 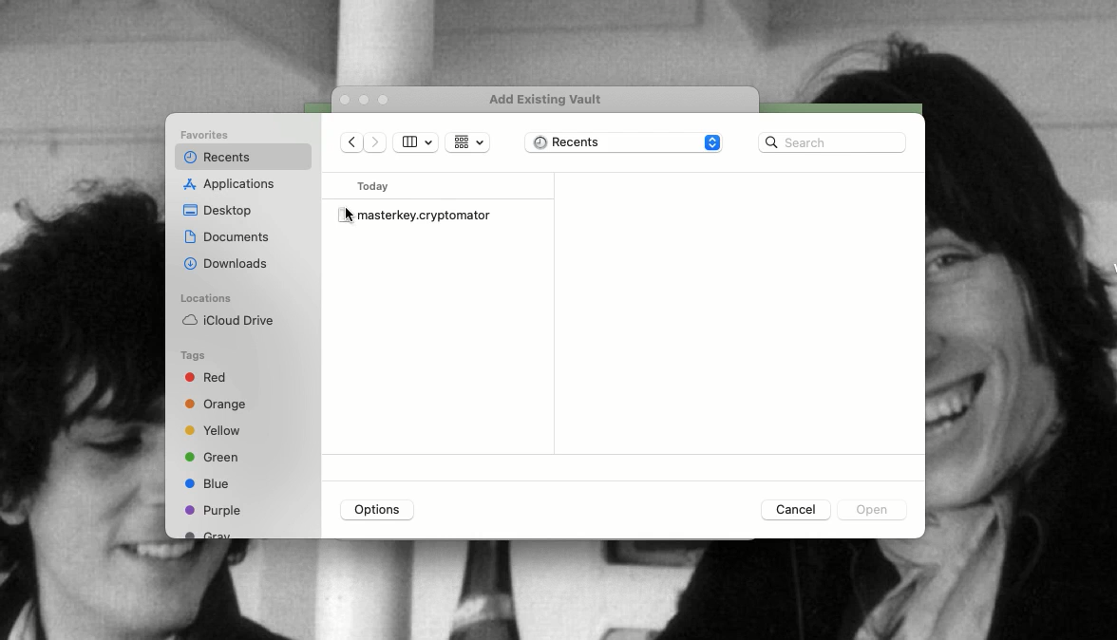 What do you see at coordinates (416, 142) in the screenshot?
I see `View format` at bounding box center [416, 142].